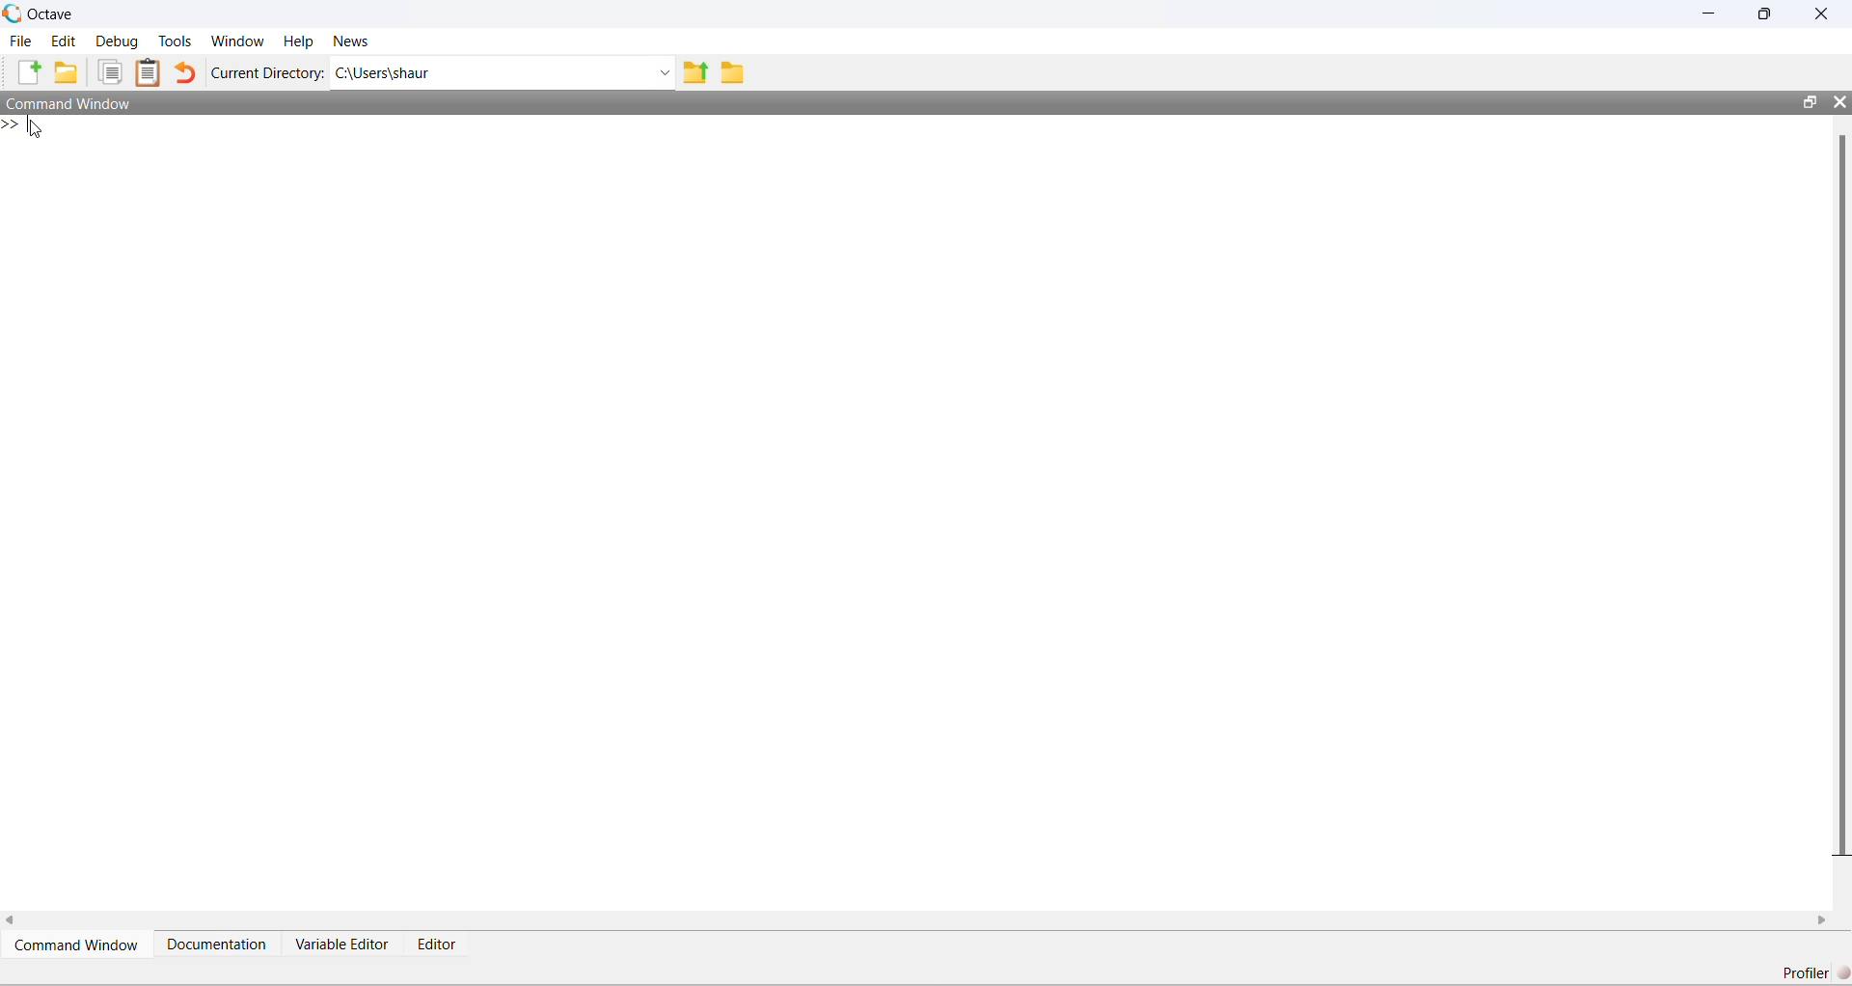 The height and width of the screenshot is (986, 1852). What do you see at coordinates (490, 72) in the screenshot?
I see `C:\Users\shaur` at bounding box center [490, 72].